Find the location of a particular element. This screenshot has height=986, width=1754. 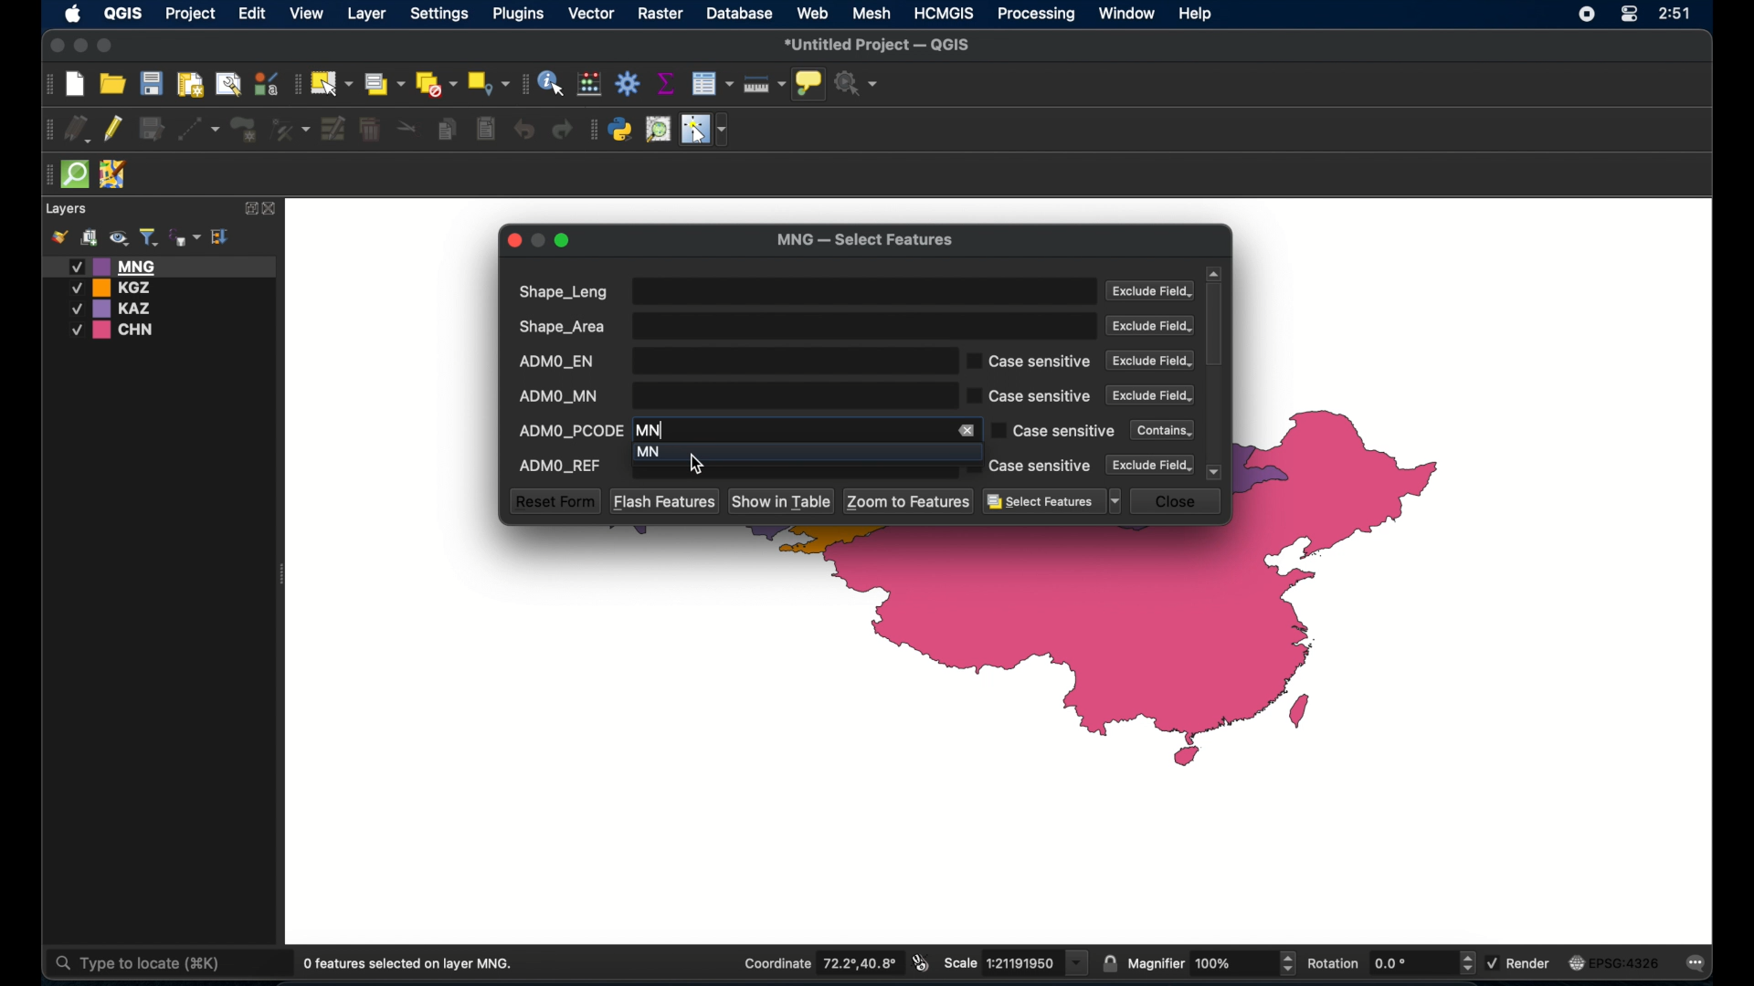

open field calculator is located at coordinates (591, 83).